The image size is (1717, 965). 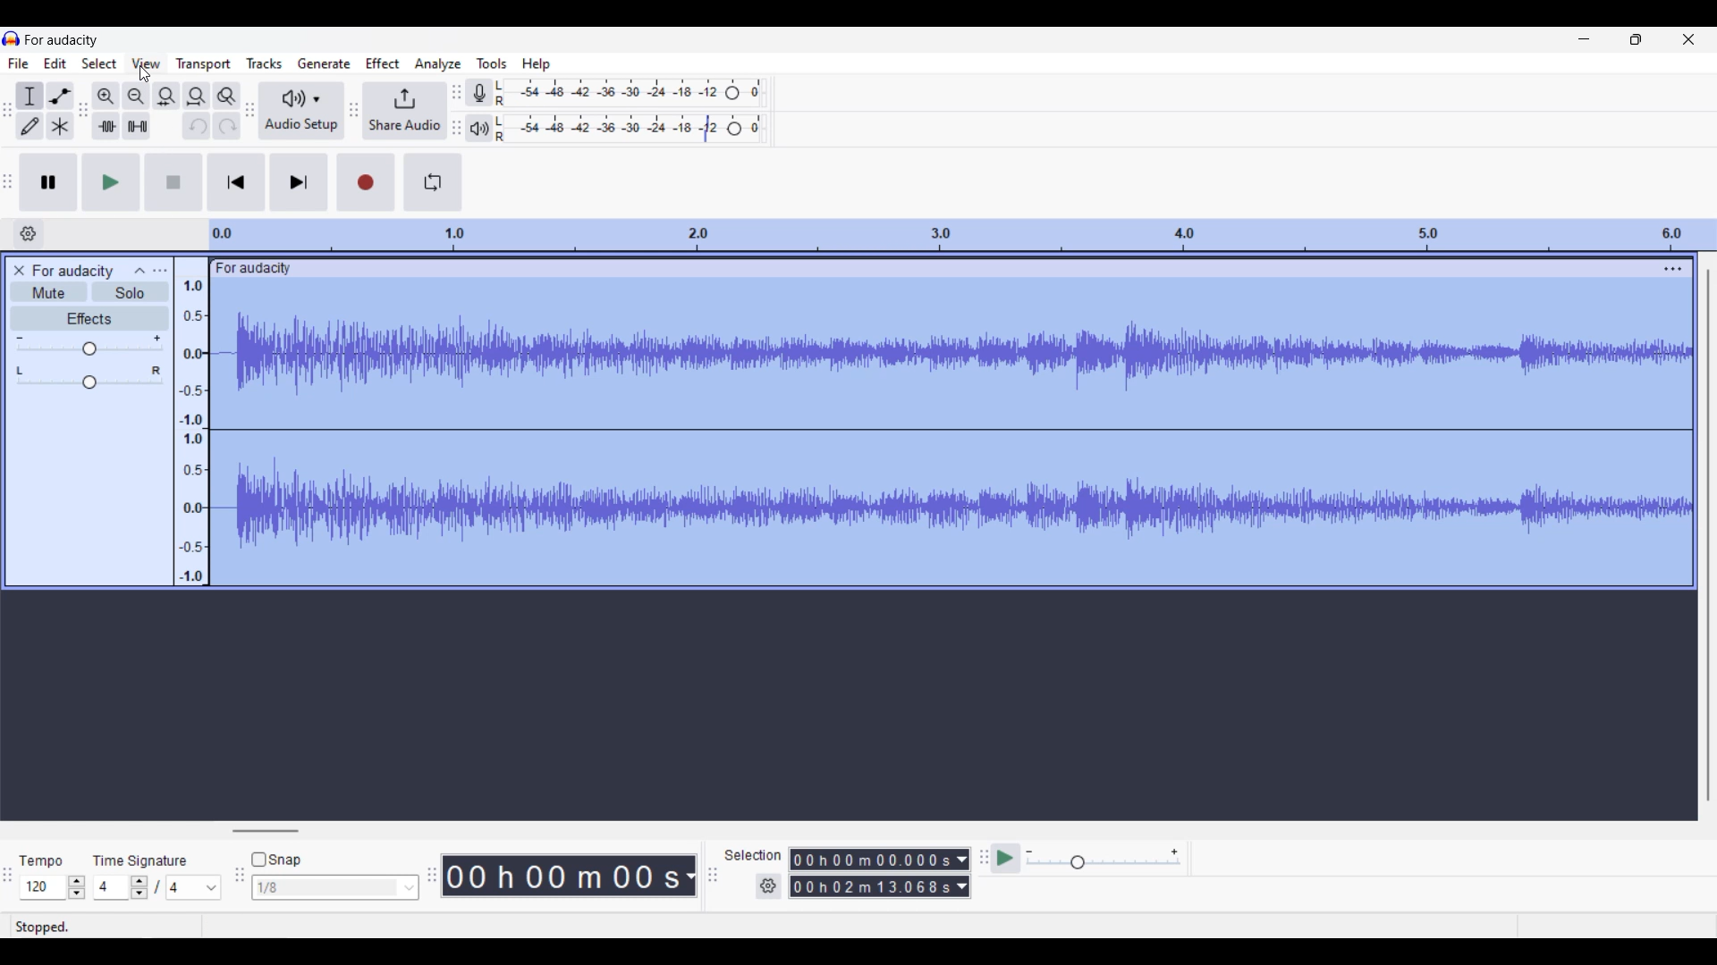 I want to click on Current track, so click(x=933, y=434).